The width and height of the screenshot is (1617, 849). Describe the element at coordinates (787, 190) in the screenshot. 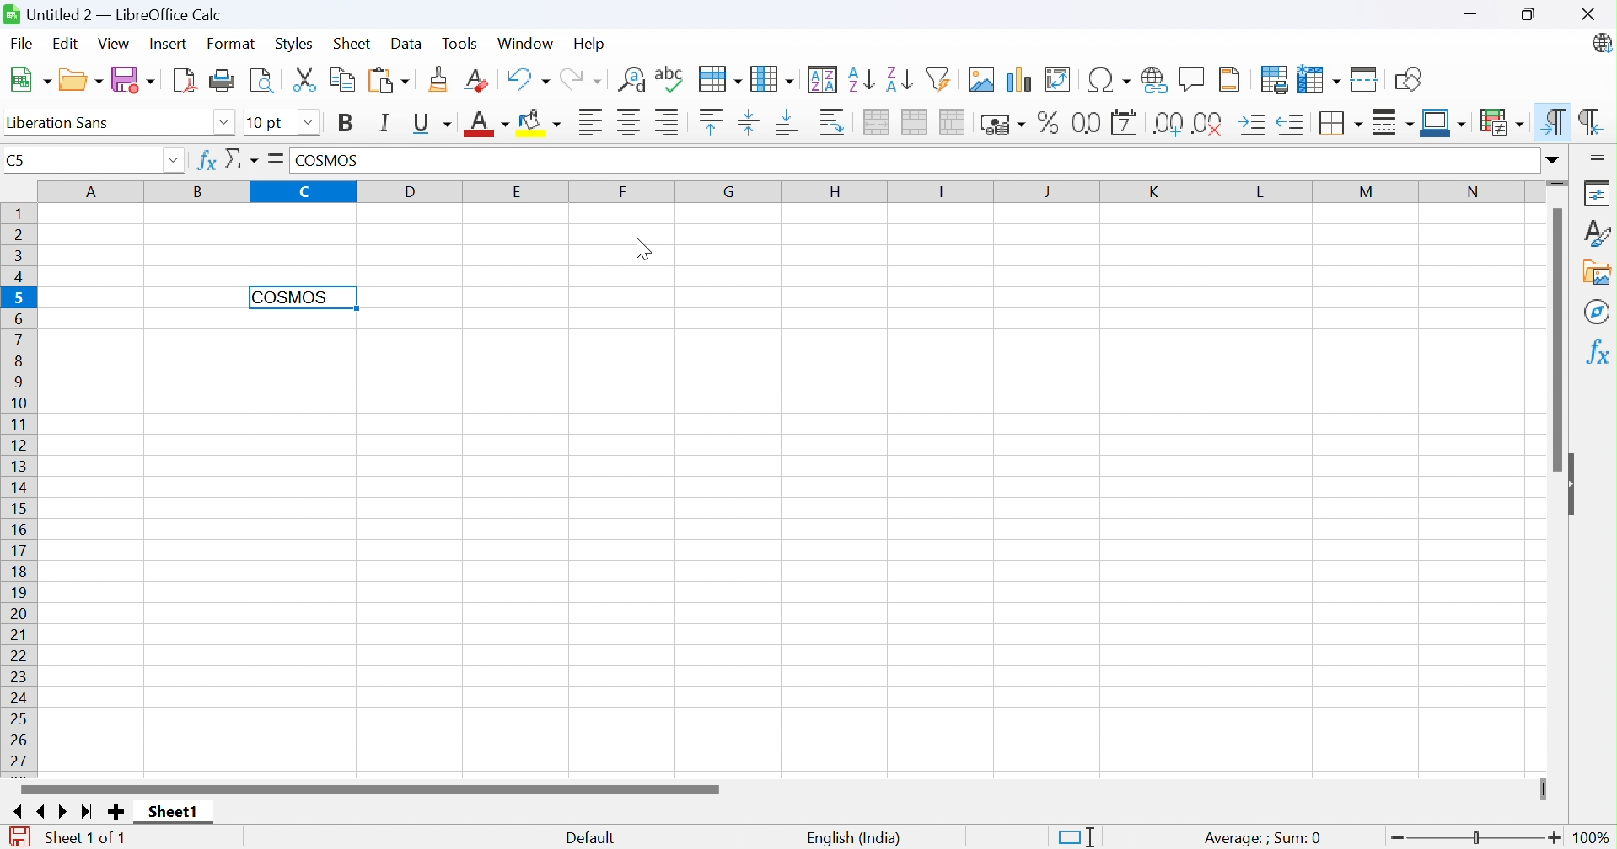

I see `Column names` at that location.